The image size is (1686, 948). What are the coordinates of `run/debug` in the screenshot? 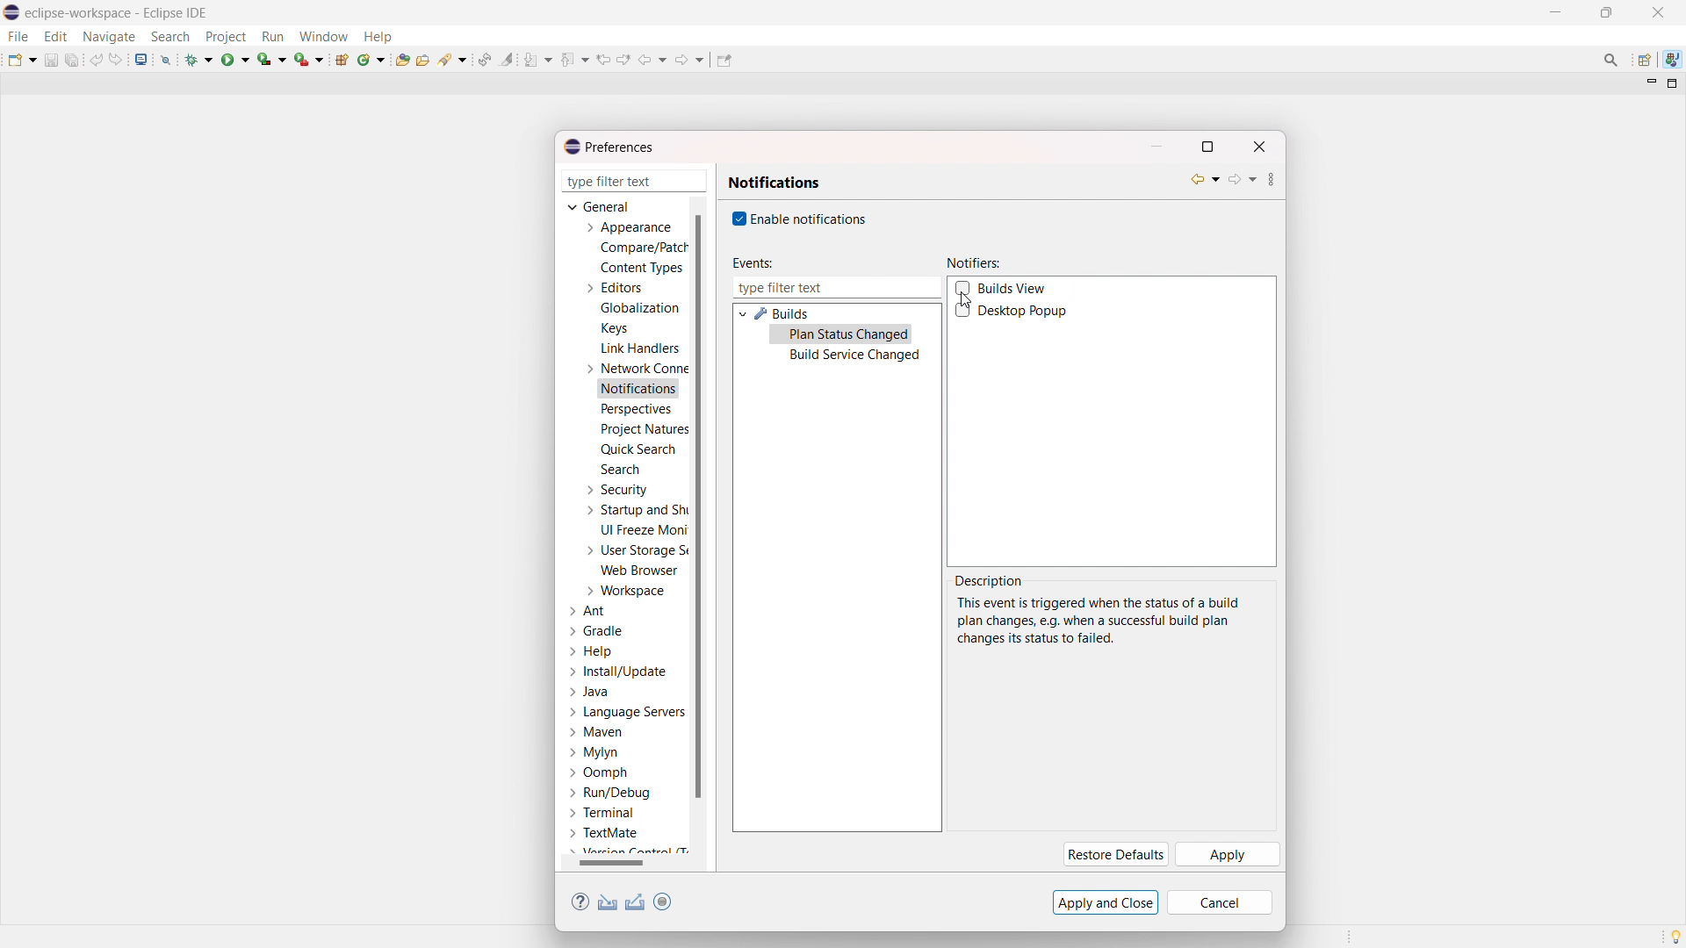 It's located at (609, 792).